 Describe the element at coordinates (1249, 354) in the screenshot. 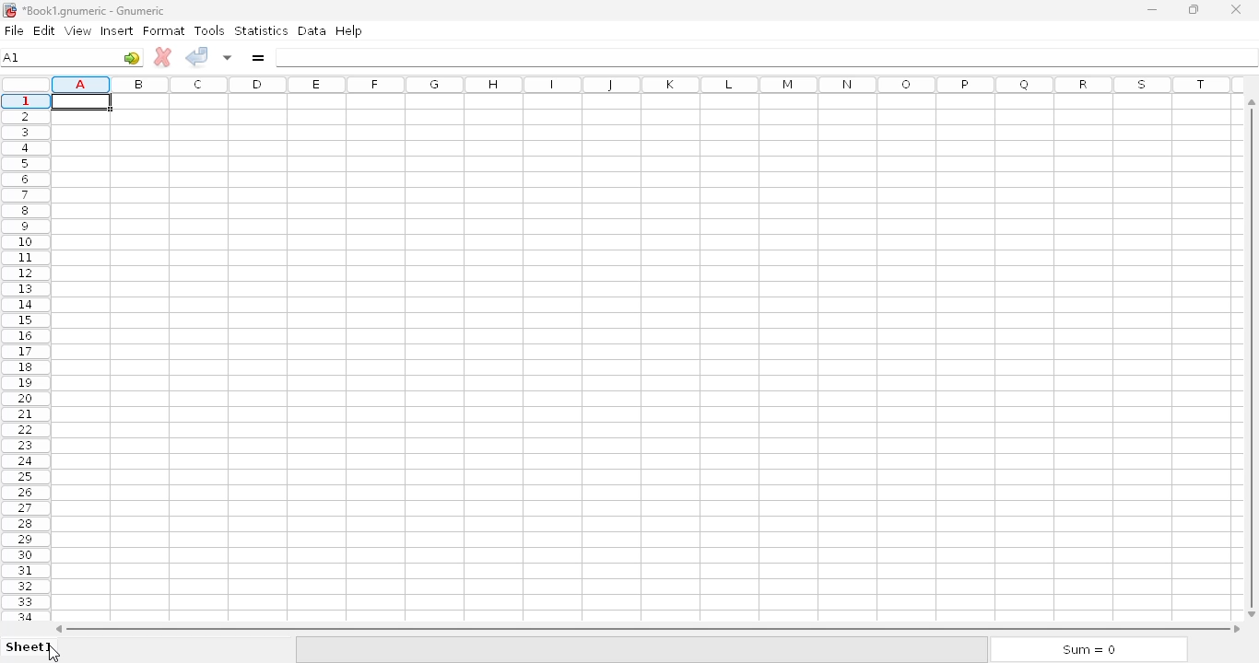

I see `vertical scroll bar` at that location.